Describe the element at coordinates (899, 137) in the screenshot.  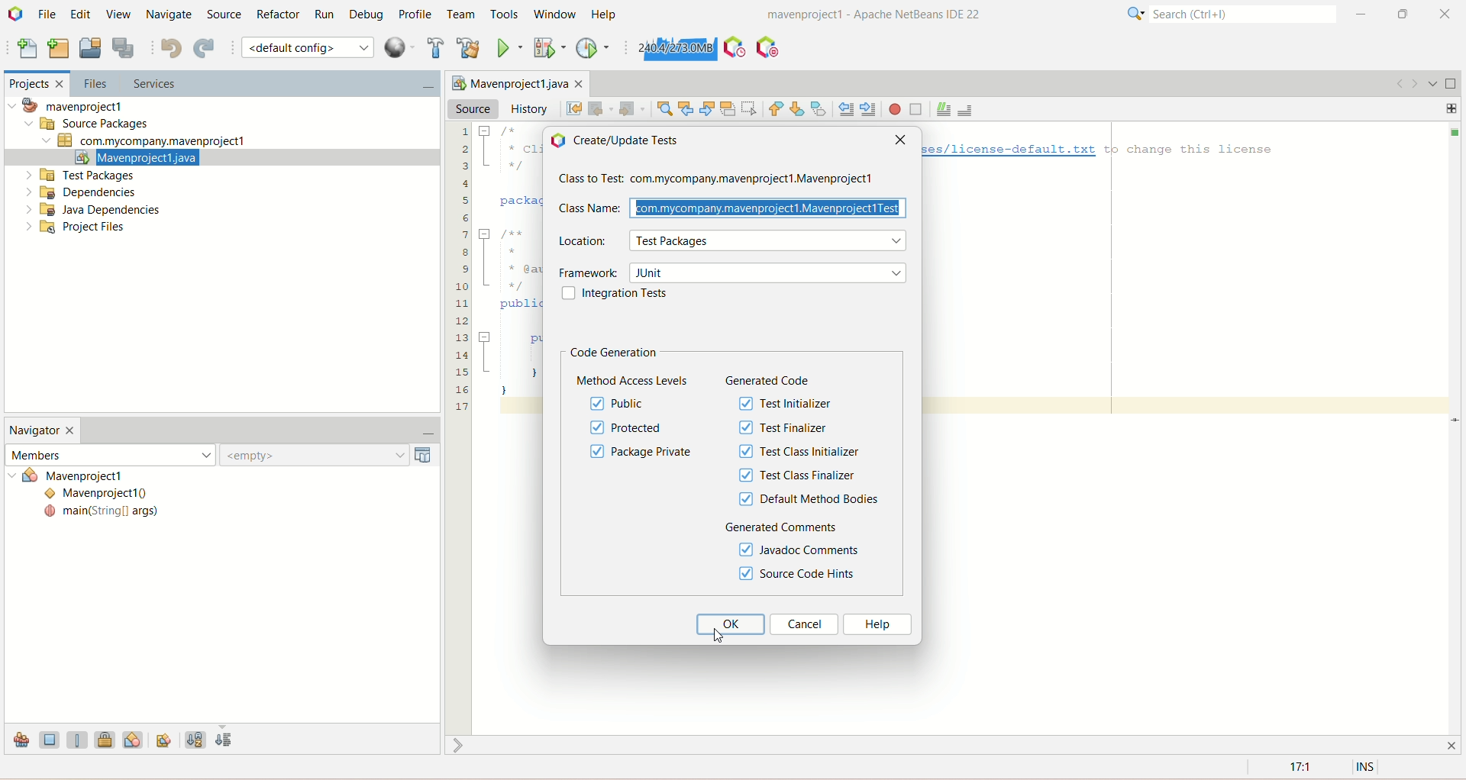
I see `close` at that location.